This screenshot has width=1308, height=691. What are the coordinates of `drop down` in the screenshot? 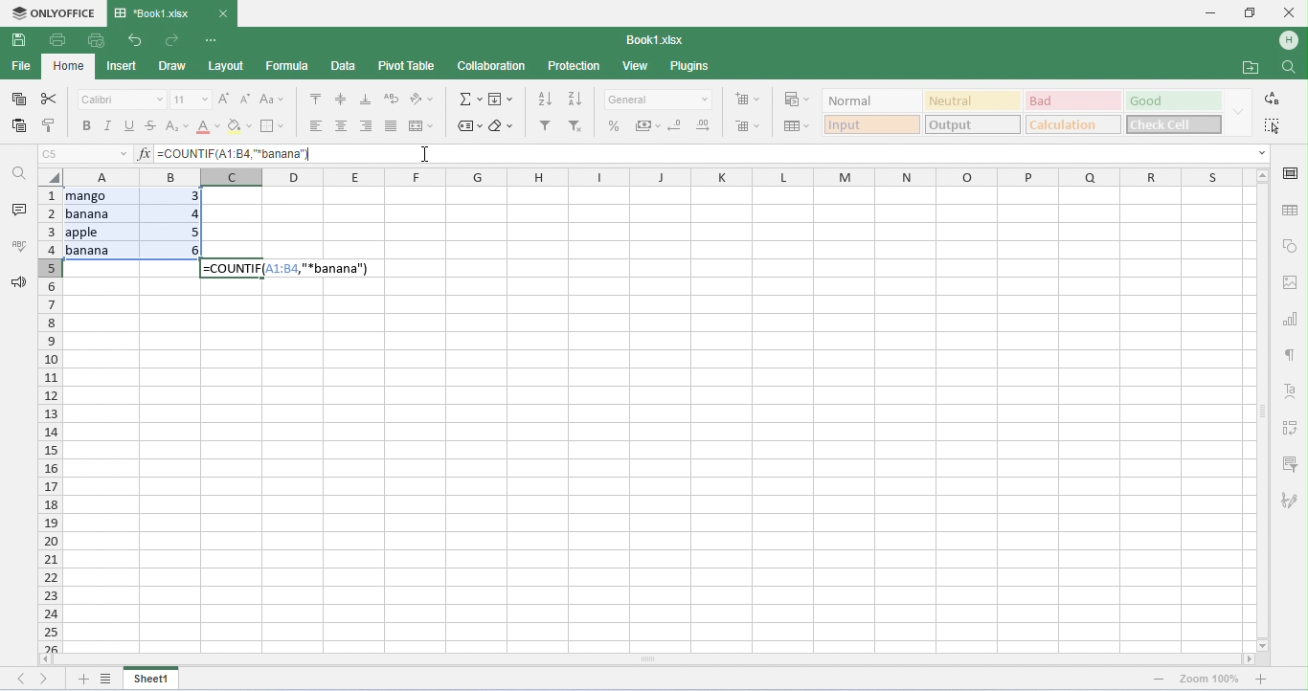 It's located at (1236, 112).